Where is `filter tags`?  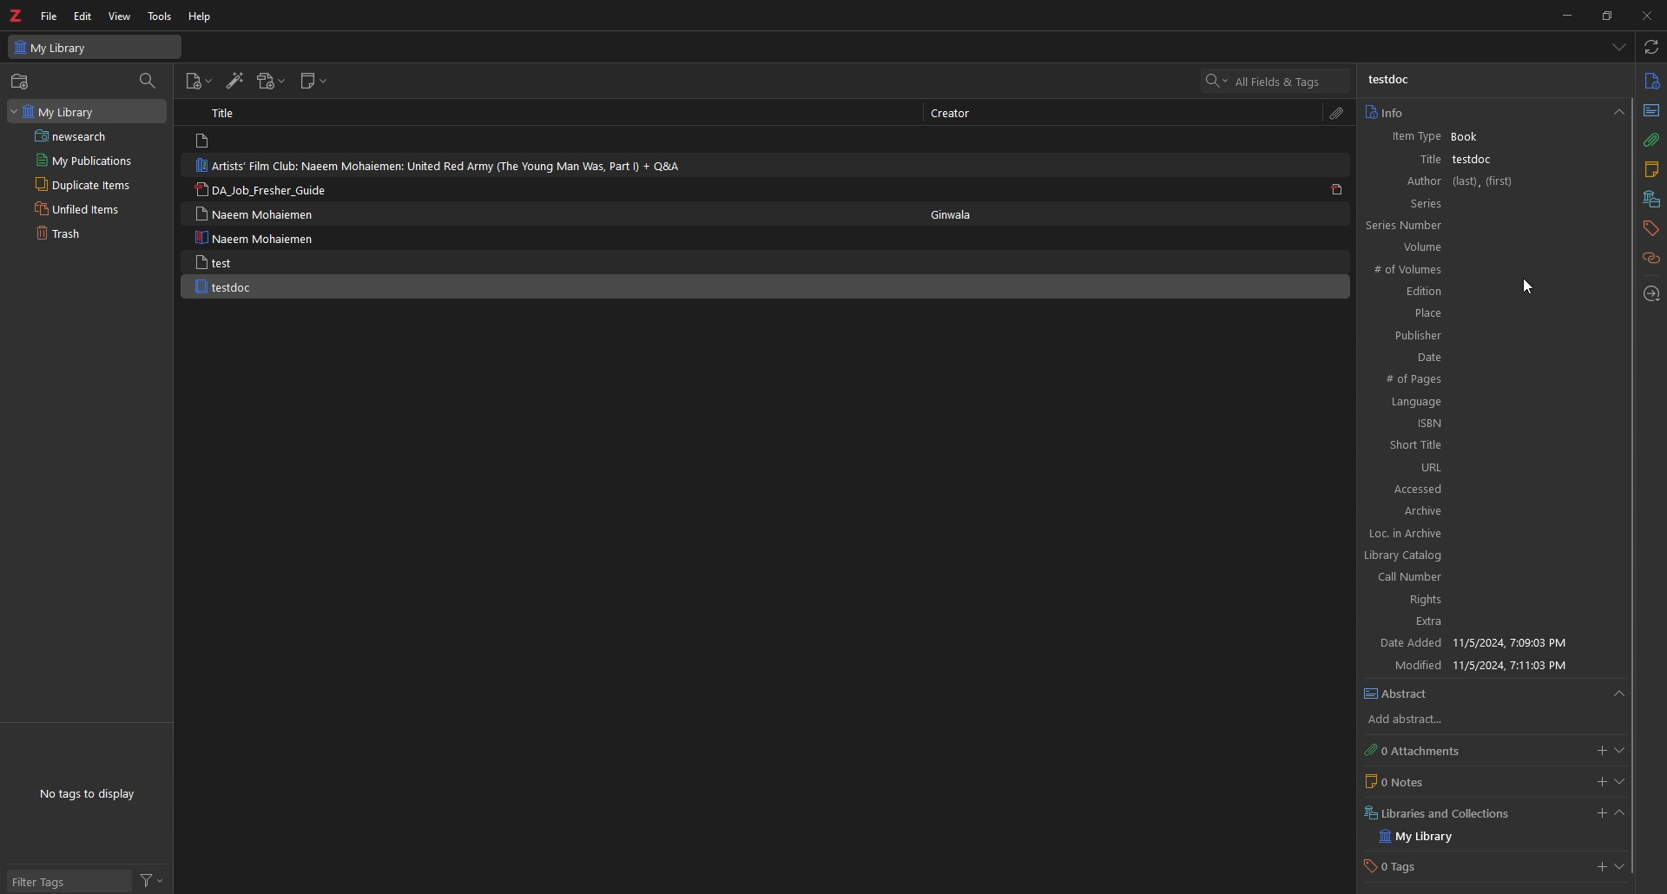 filter tags is located at coordinates (70, 881).